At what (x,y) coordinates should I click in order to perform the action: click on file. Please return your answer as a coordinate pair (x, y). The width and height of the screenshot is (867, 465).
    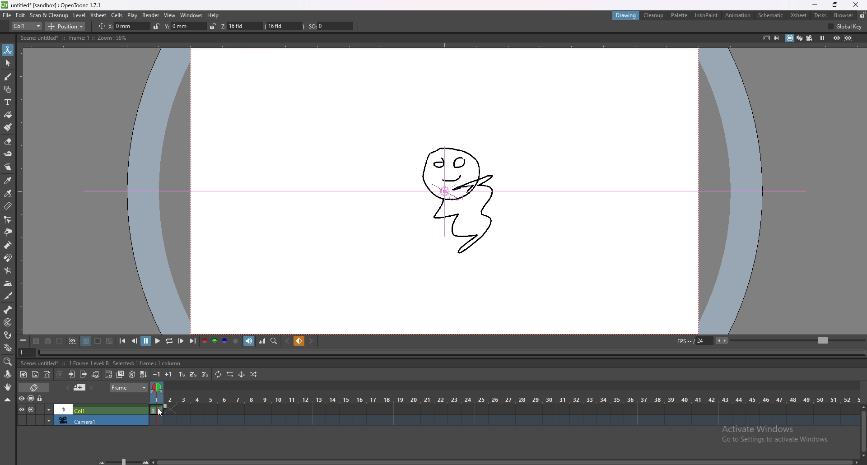
    Looking at the image, I should click on (7, 15).